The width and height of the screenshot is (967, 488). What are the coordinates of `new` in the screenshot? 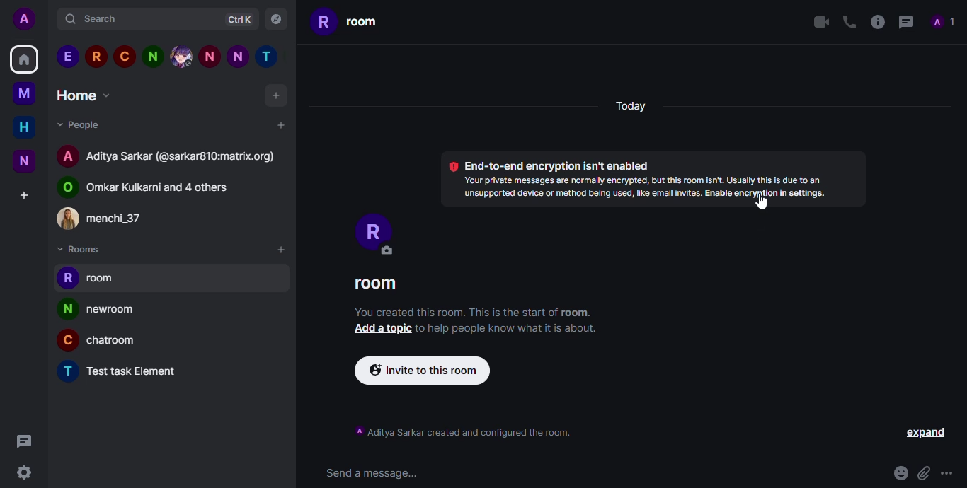 It's located at (24, 161).